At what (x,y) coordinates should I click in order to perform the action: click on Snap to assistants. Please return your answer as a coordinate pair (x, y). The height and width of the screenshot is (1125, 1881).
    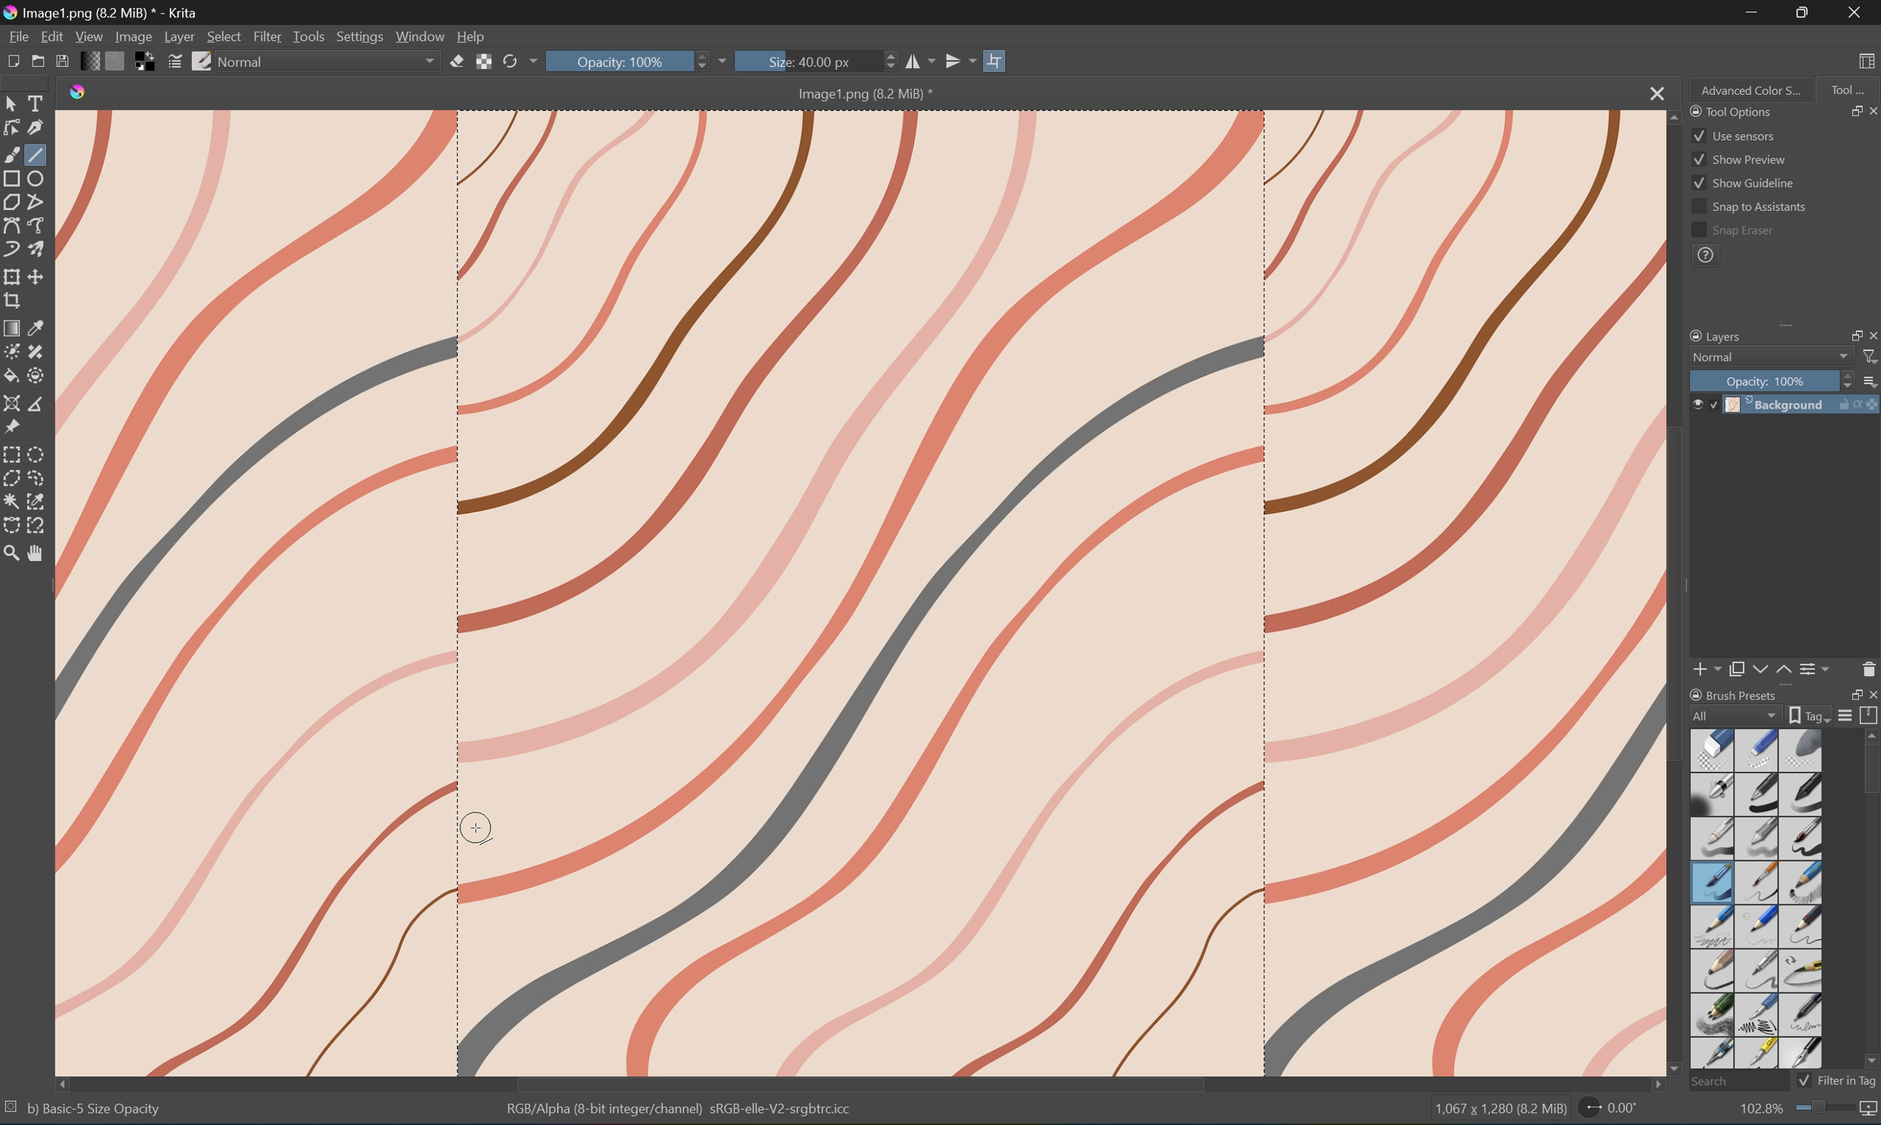
    Looking at the image, I should click on (1748, 208).